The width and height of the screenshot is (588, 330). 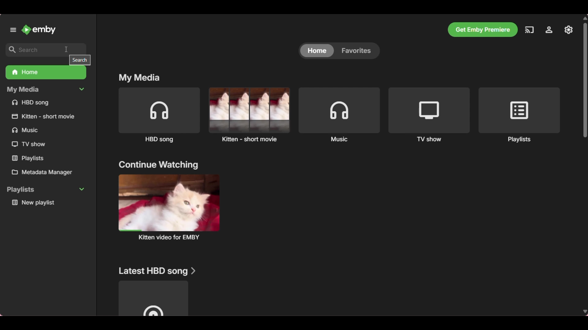 What do you see at coordinates (249, 115) in the screenshot?
I see `Kitten short movie` at bounding box center [249, 115].